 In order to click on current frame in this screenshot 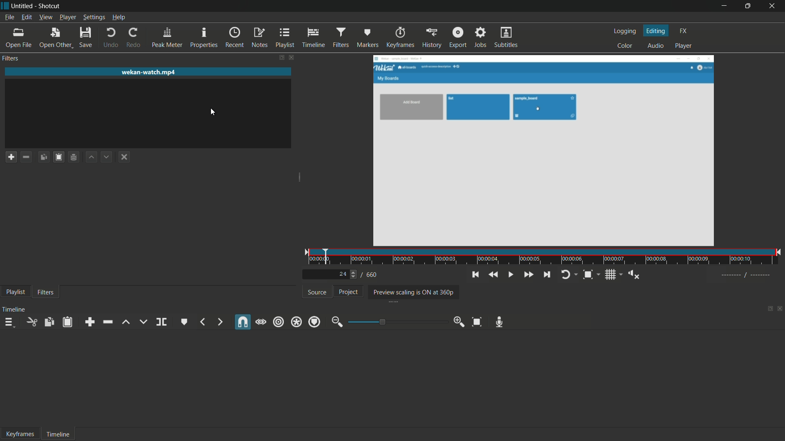, I will do `click(343, 274)`.